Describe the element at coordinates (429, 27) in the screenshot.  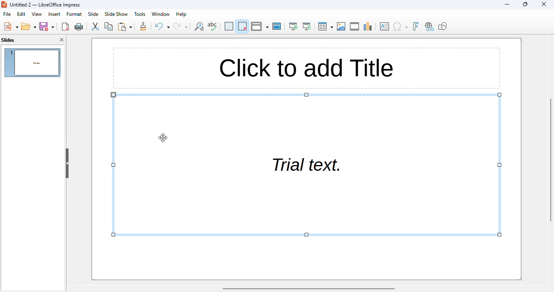
I see `insert hyperlink` at that location.